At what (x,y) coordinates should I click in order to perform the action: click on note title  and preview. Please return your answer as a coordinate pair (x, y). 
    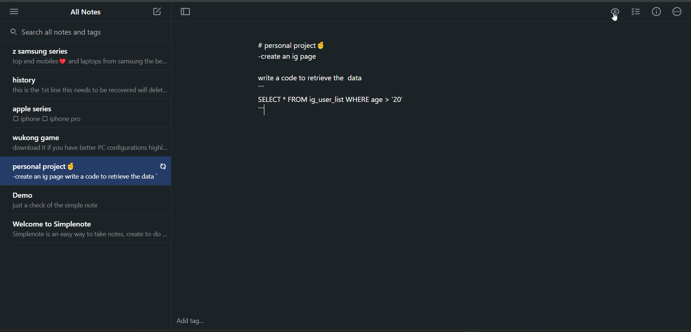
    Looking at the image, I should click on (86, 172).